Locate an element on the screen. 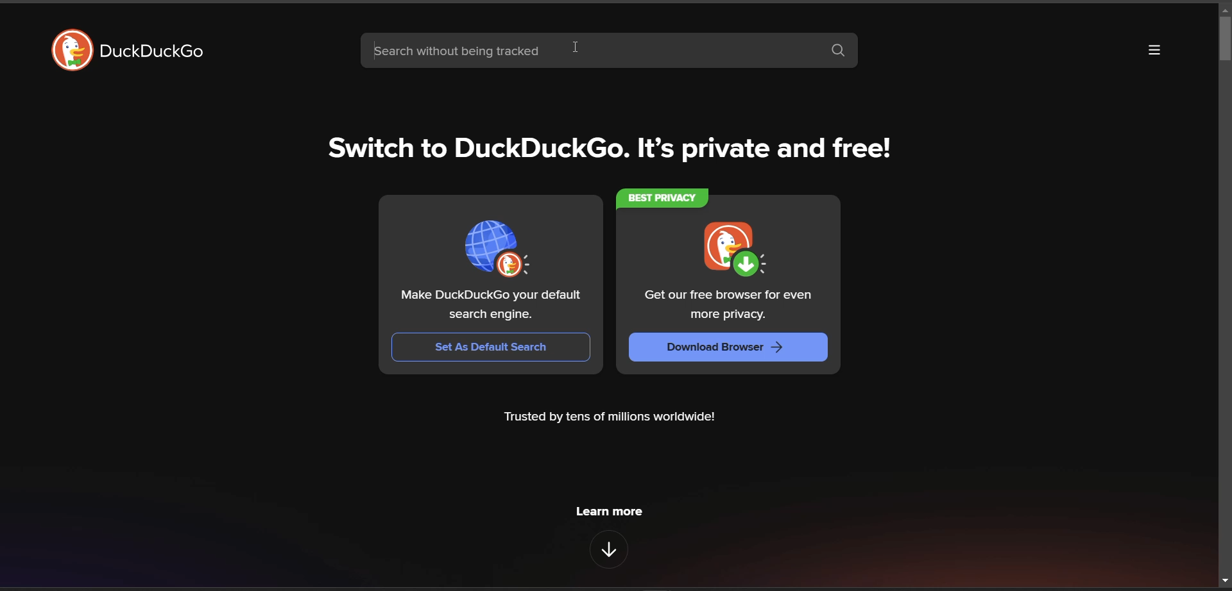 Image resolution: width=1232 pixels, height=591 pixels. cursor is located at coordinates (579, 43).